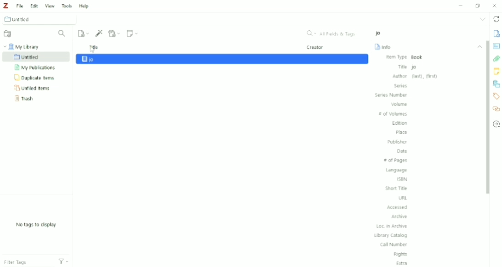  Describe the element at coordinates (480, 47) in the screenshot. I see `Collapse section` at that location.